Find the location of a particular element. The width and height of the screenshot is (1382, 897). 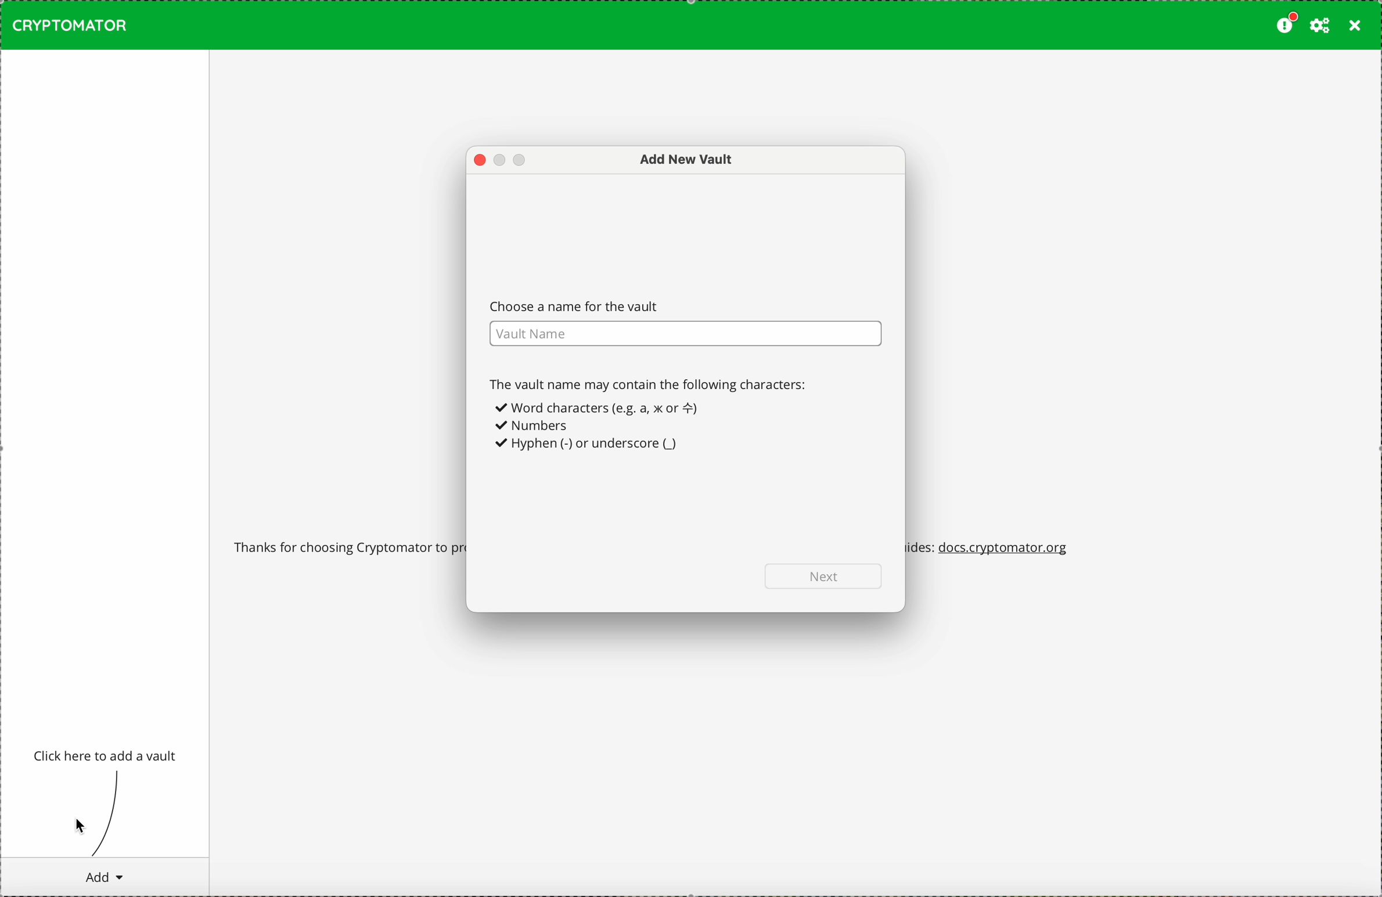

+ Word characters (e.g. a, x or =) is located at coordinates (601, 408).